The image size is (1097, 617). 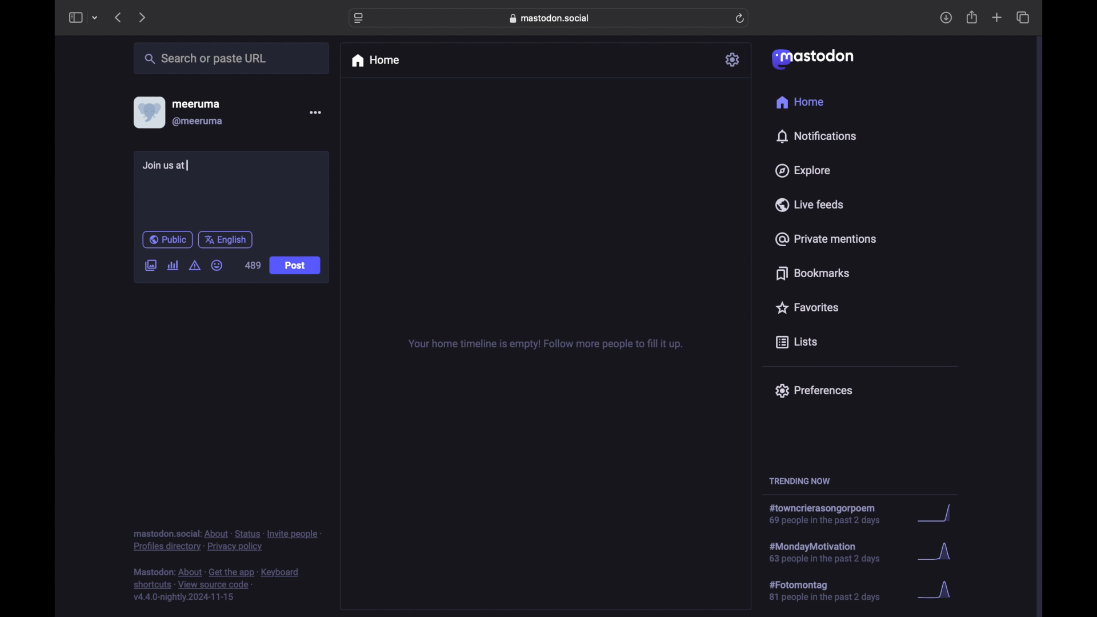 I want to click on mastodon, so click(x=811, y=58).